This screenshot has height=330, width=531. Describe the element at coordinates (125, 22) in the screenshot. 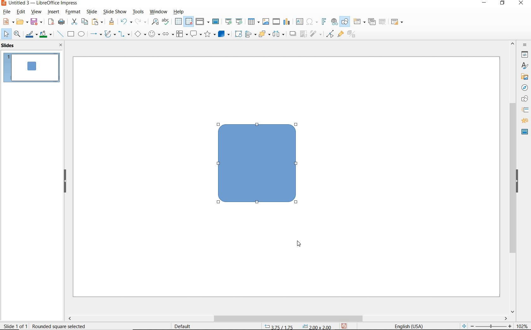

I see `undo` at that location.